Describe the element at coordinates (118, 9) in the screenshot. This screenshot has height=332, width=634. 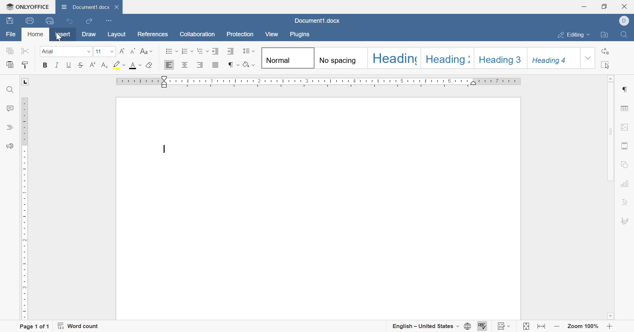
I see `Delete` at that location.